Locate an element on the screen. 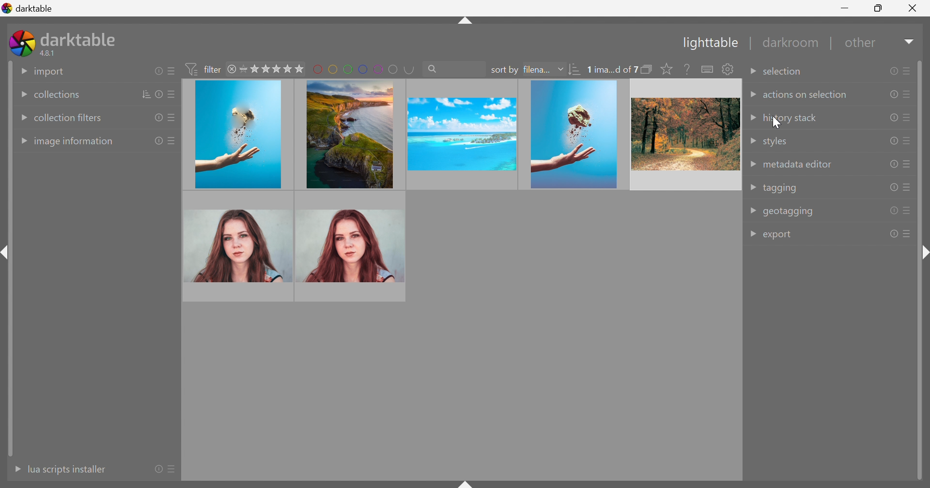 The image size is (930, 488). darktable is located at coordinates (28, 7).